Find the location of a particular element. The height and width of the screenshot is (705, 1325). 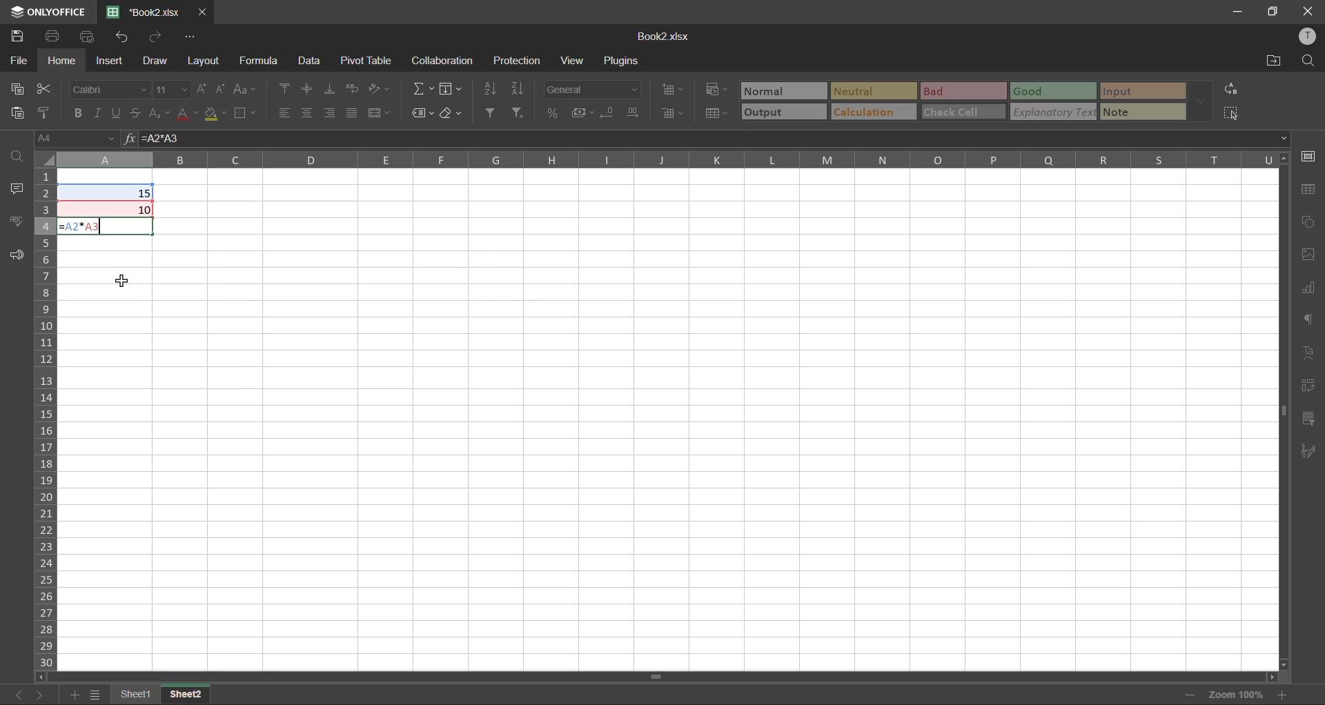

fill color is located at coordinates (215, 113).